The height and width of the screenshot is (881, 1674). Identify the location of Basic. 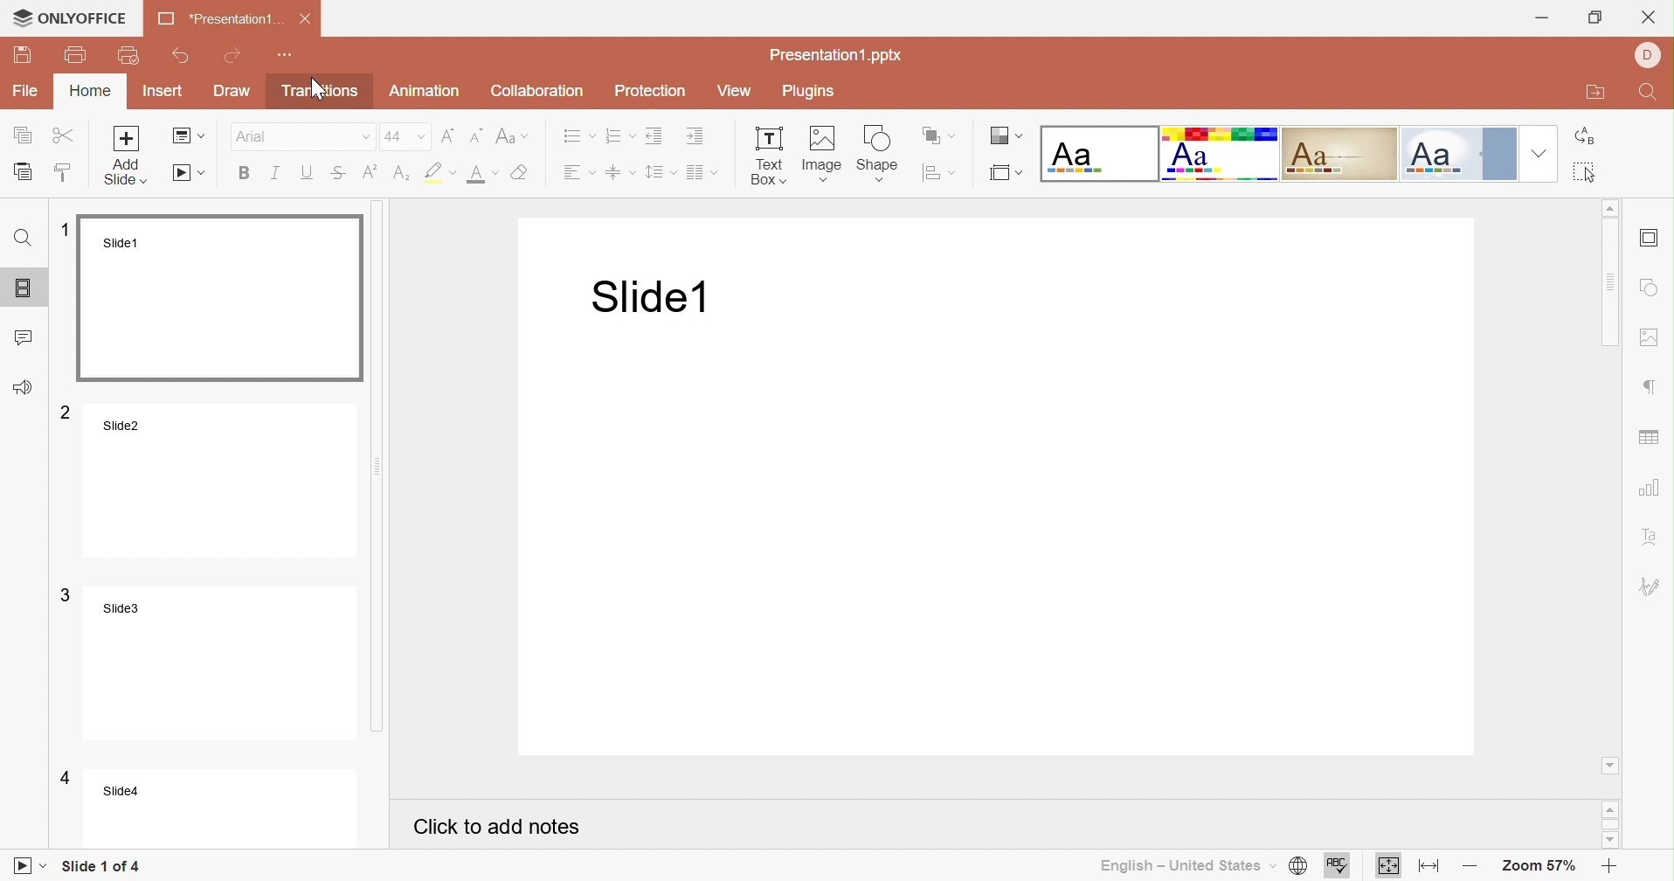
(1223, 154).